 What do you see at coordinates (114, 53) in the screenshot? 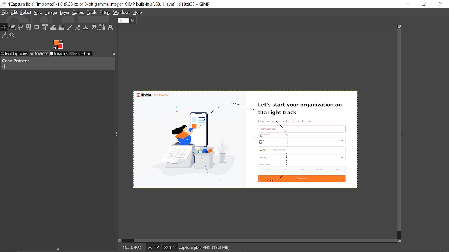
I see `Configure this tab` at bounding box center [114, 53].